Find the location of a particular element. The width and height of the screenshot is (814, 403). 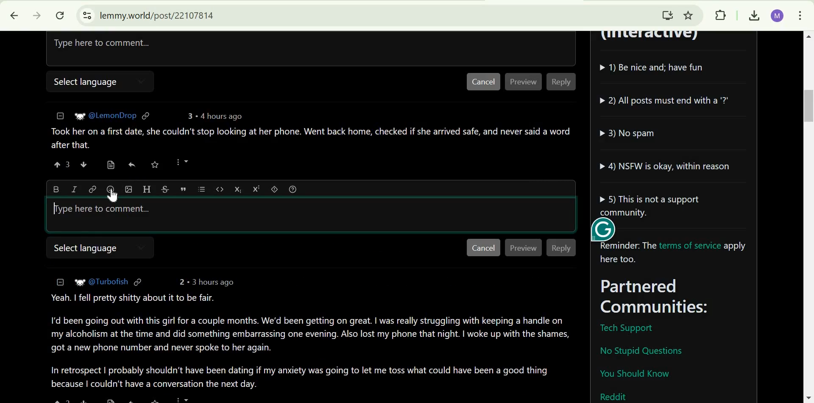

Downloads is located at coordinates (754, 16).